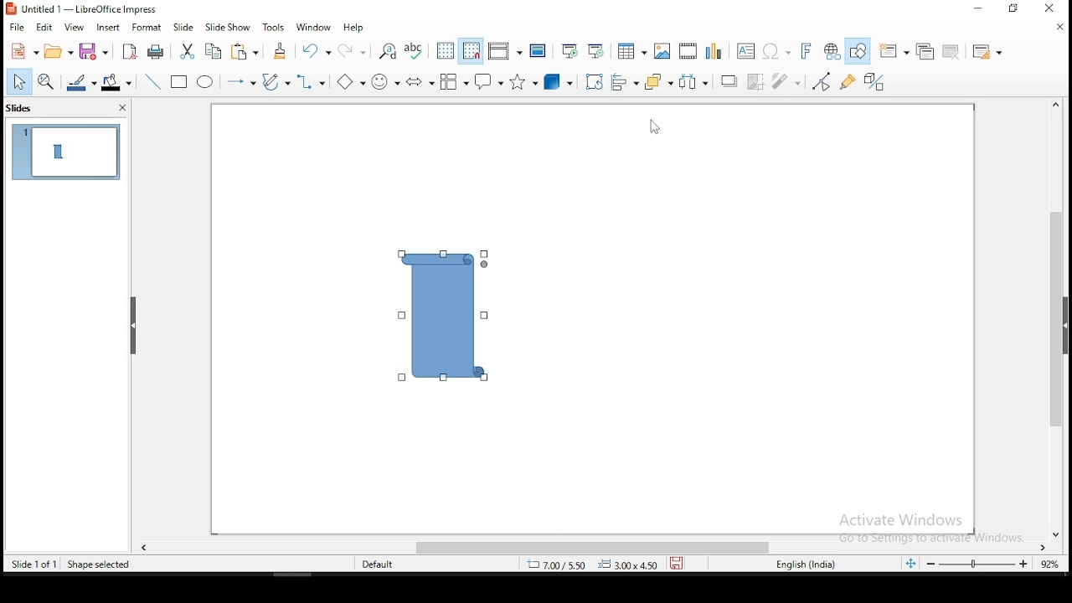  Describe the element at coordinates (777, 49) in the screenshot. I see `insert special characters` at that location.